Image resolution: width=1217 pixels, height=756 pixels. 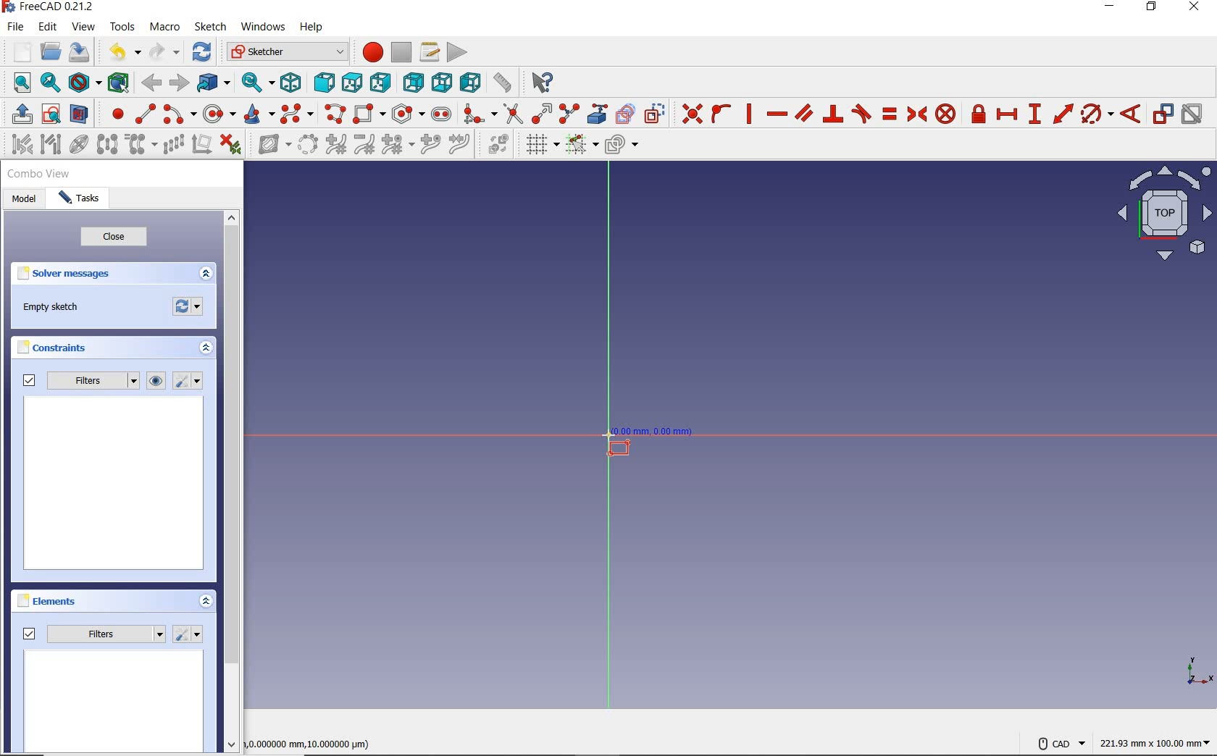 I want to click on isometric view, so click(x=1165, y=216).